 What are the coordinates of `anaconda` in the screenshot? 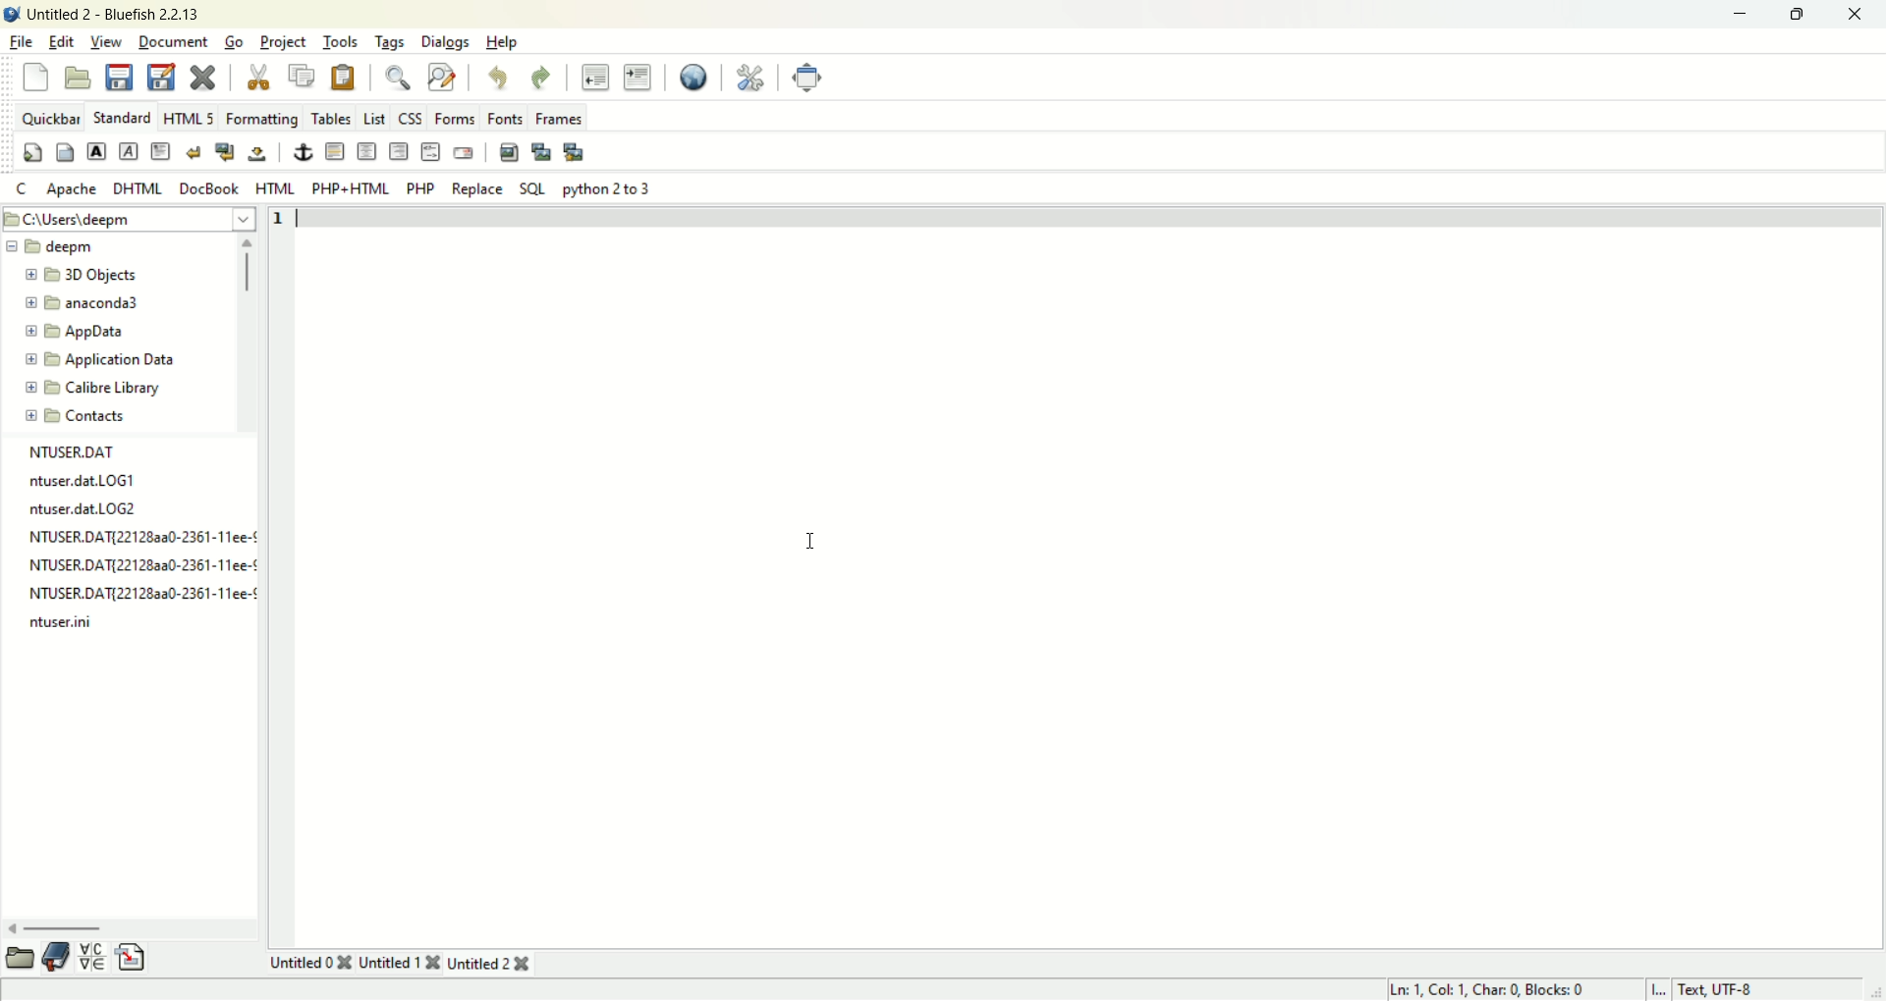 It's located at (86, 301).